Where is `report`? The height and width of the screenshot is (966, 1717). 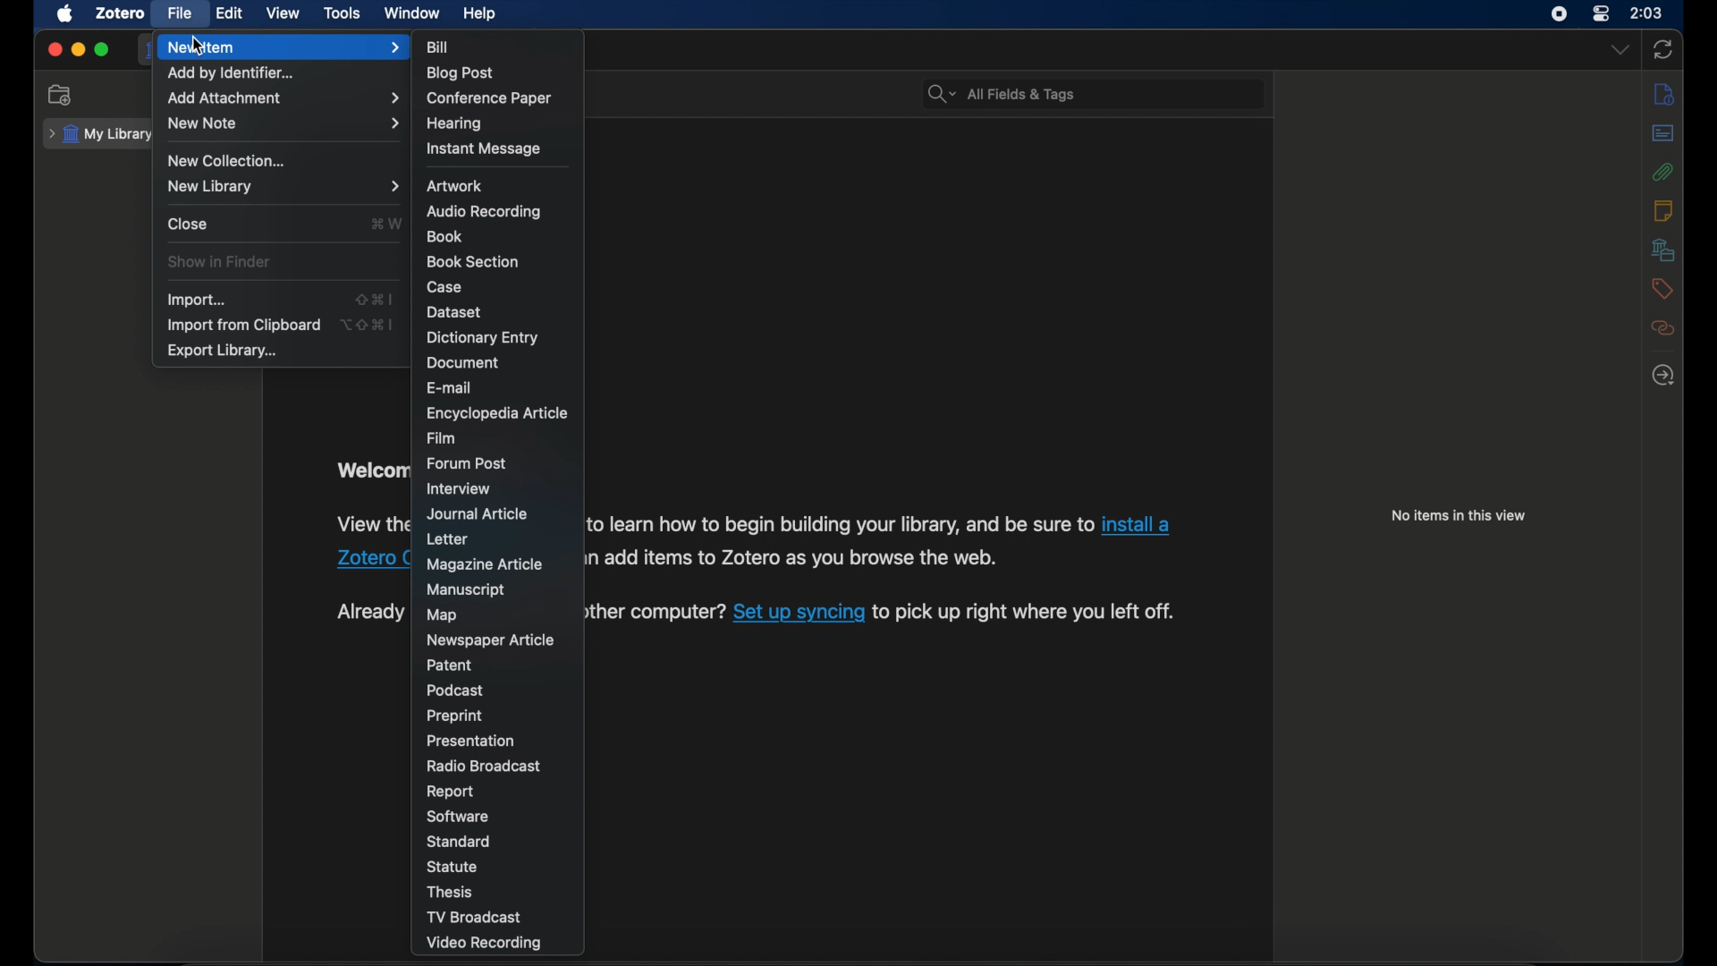 report is located at coordinates (450, 792).